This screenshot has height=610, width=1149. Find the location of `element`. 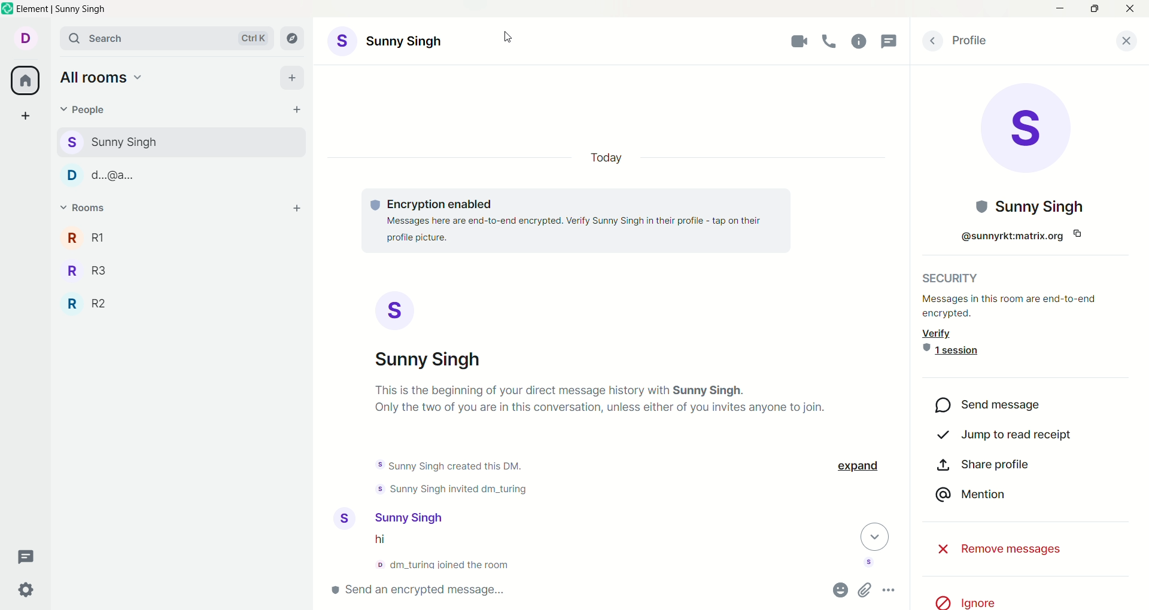

element is located at coordinates (64, 10).